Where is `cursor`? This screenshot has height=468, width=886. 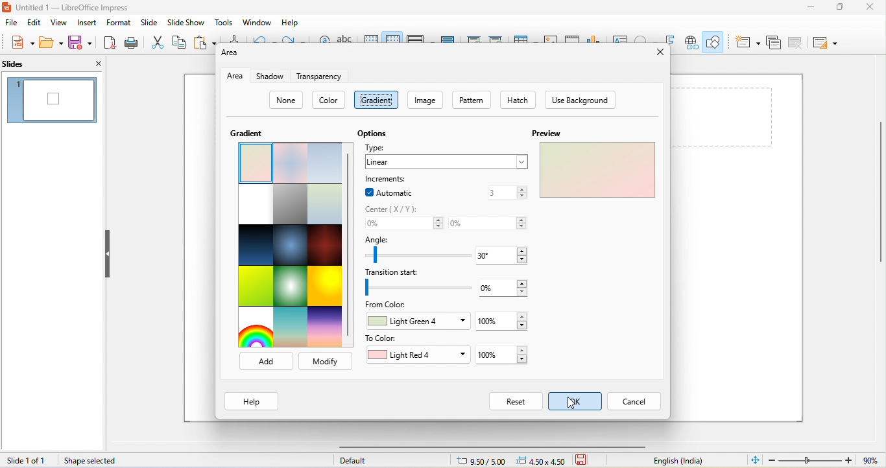 cursor is located at coordinates (577, 405).